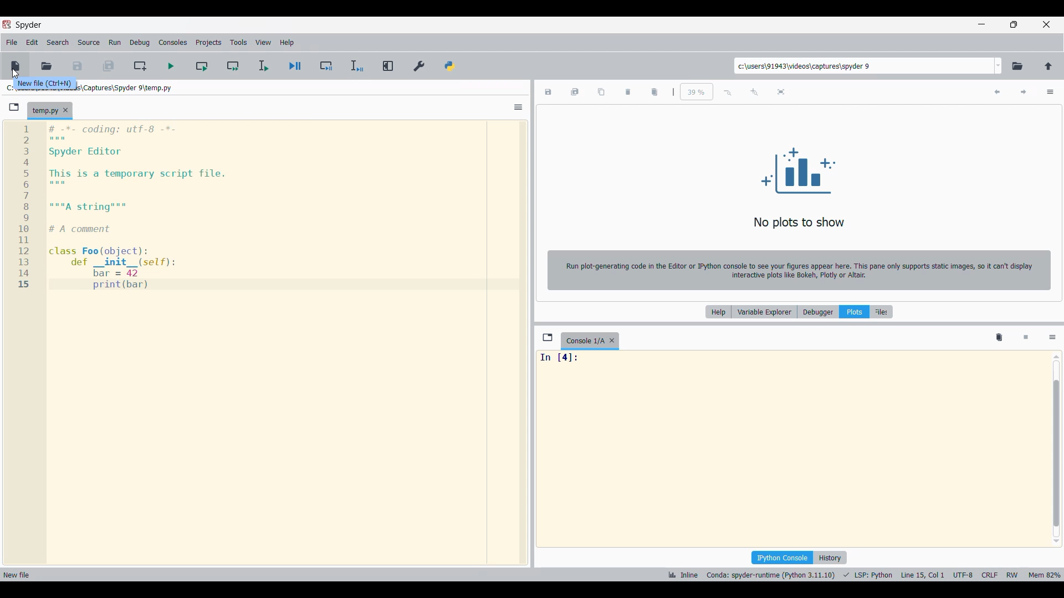 This screenshot has height=598, width=1064. I want to click on Maximize current pane, so click(387, 66).